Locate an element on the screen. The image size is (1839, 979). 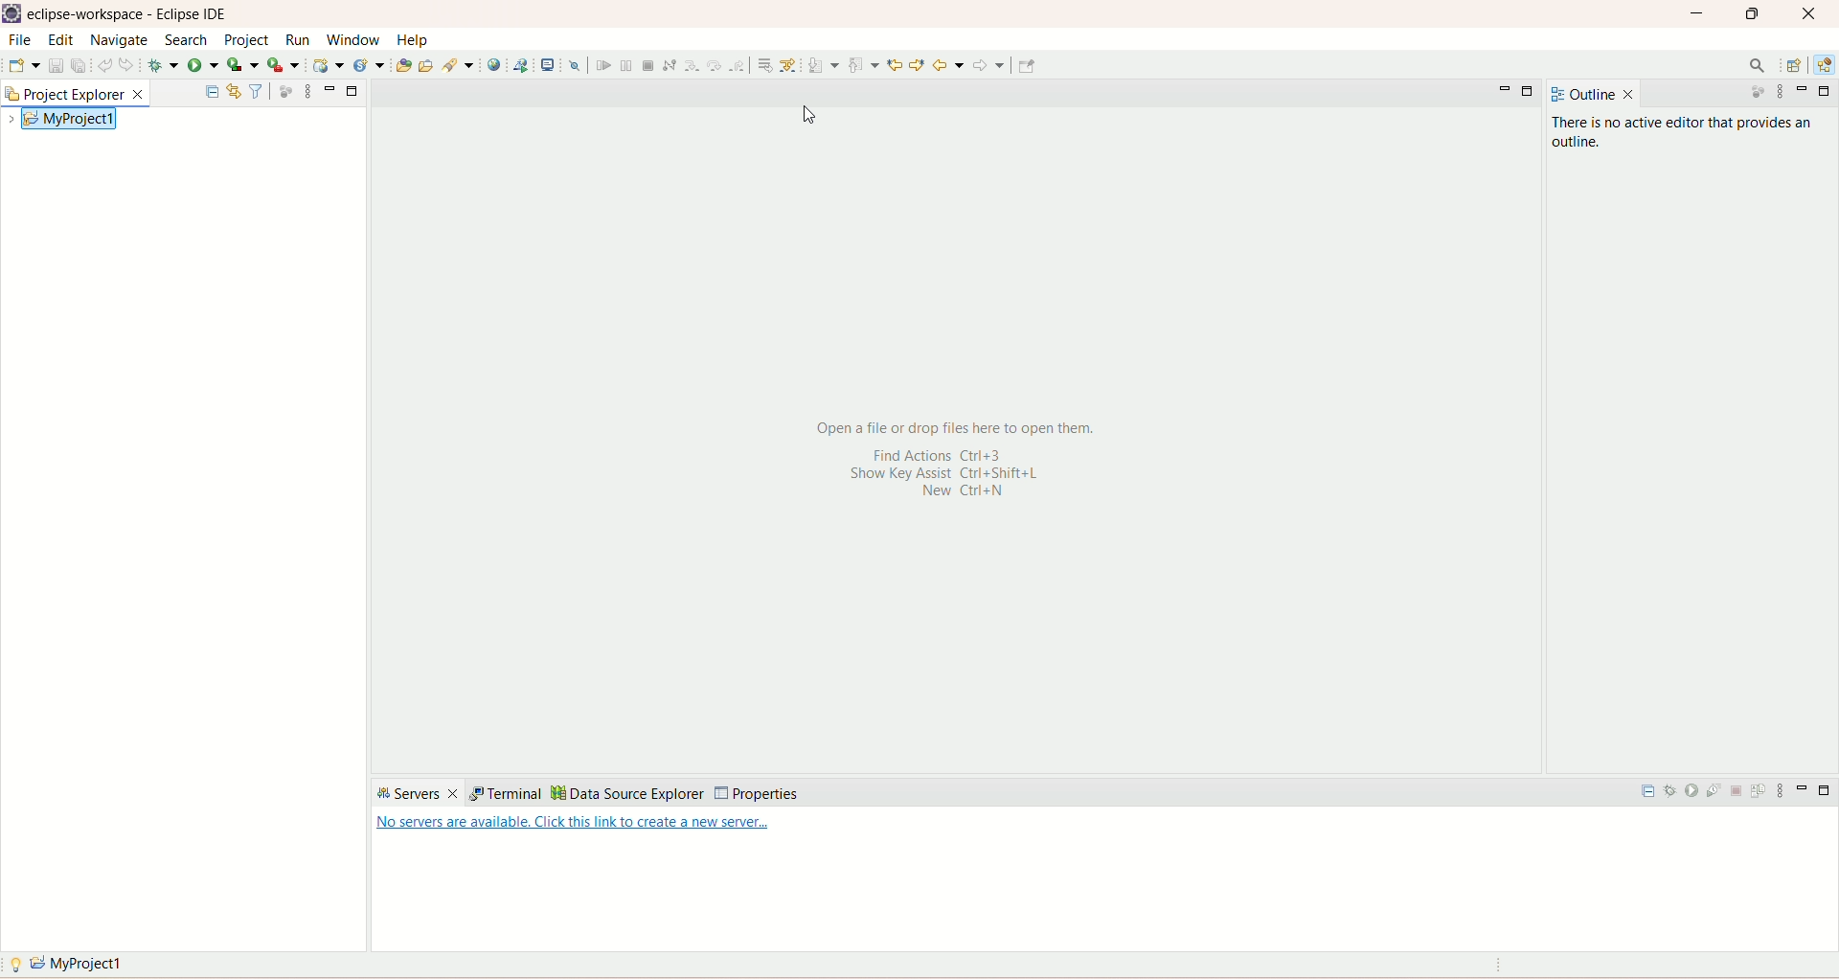
back is located at coordinates (948, 66).